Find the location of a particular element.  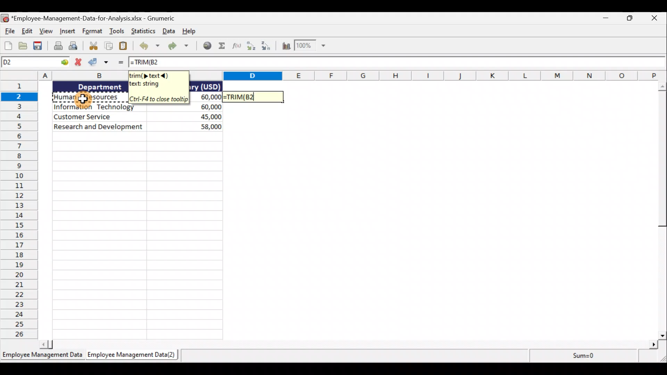

=TRIM(B2 is located at coordinates (146, 63).